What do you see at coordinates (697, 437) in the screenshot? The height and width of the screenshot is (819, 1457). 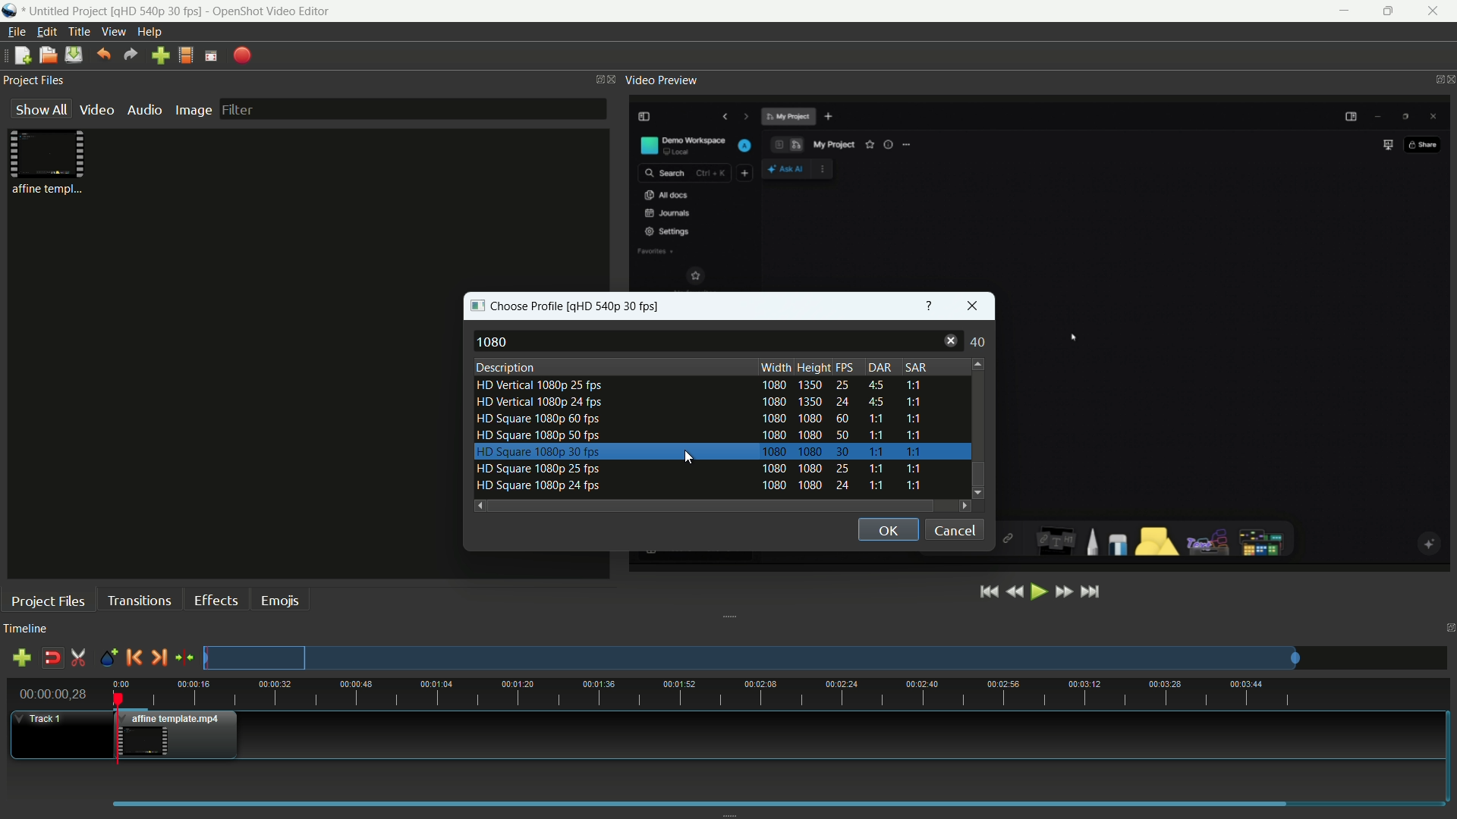 I see `profile-4` at bounding box center [697, 437].